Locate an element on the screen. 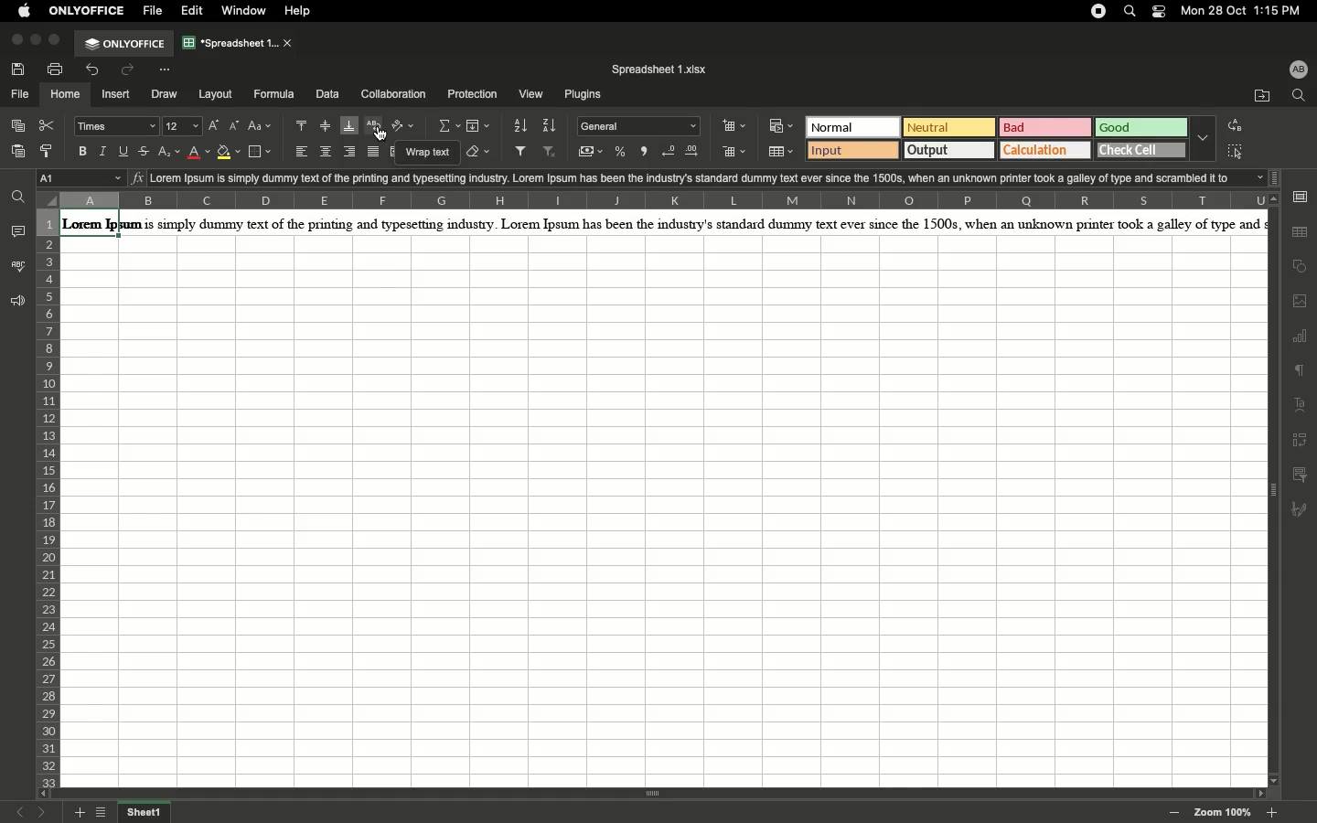 This screenshot has height=823, width=1317. Print is located at coordinates (58, 69).